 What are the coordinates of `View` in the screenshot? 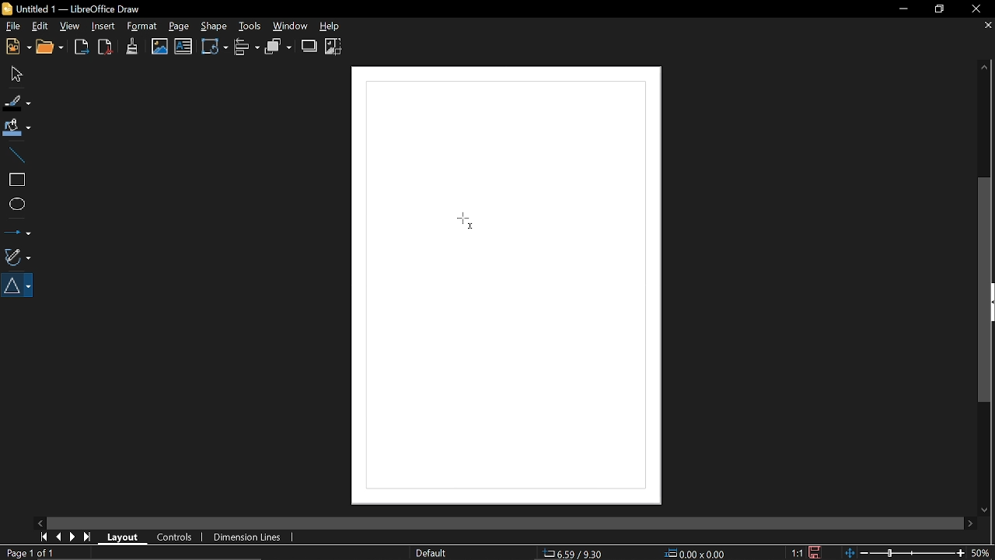 It's located at (70, 26).